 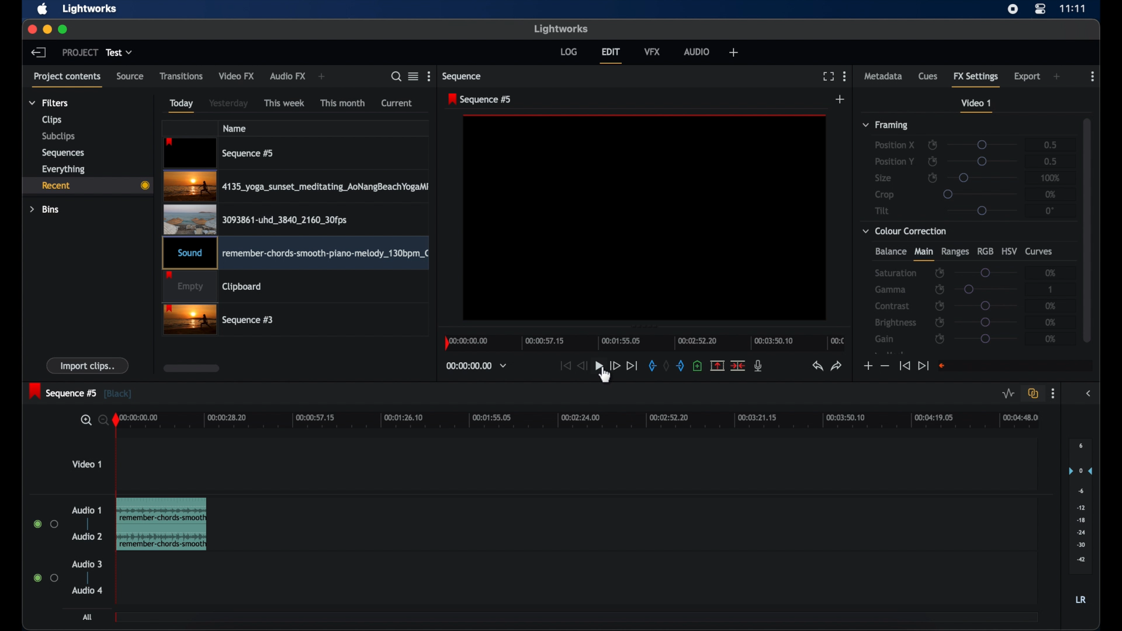 I want to click on test dropdown, so click(x=119, y=53).